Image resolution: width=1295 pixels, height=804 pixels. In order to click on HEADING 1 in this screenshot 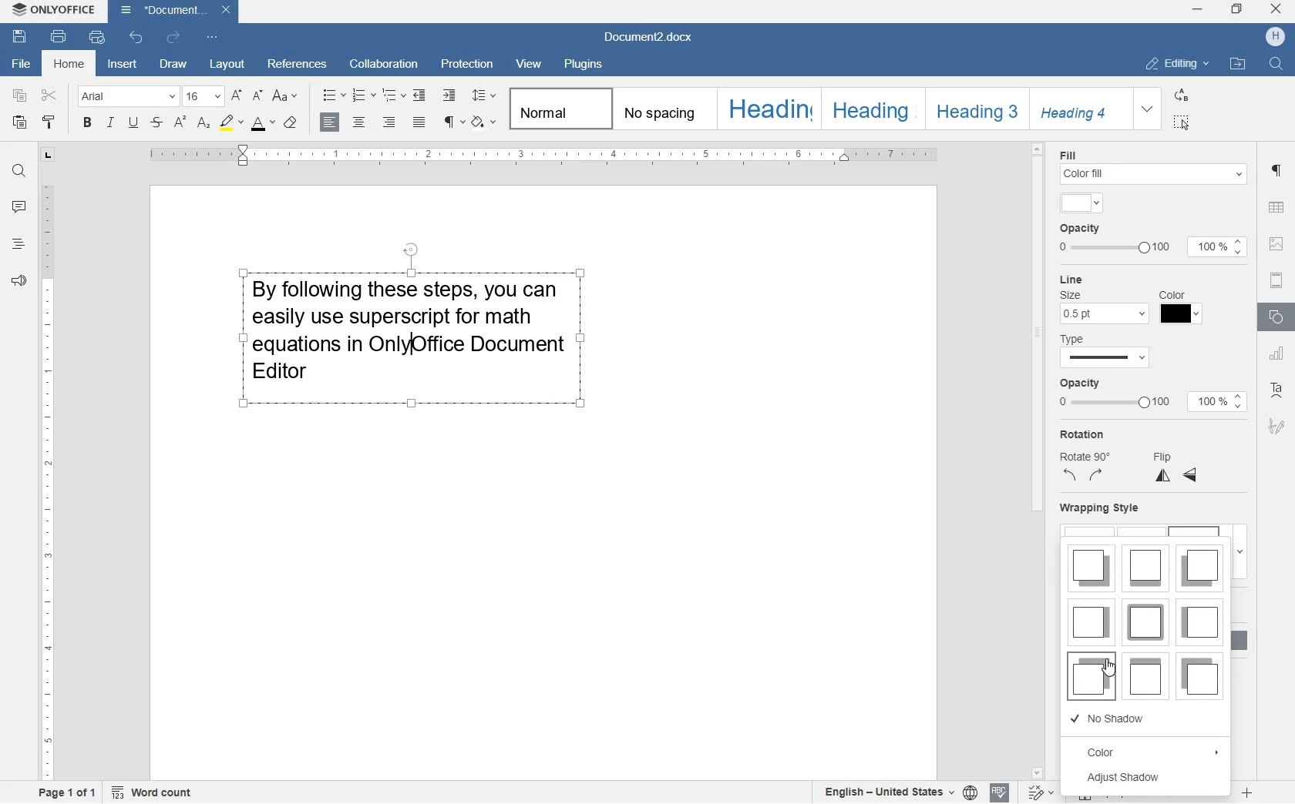, I will do `click(768, 109)`.